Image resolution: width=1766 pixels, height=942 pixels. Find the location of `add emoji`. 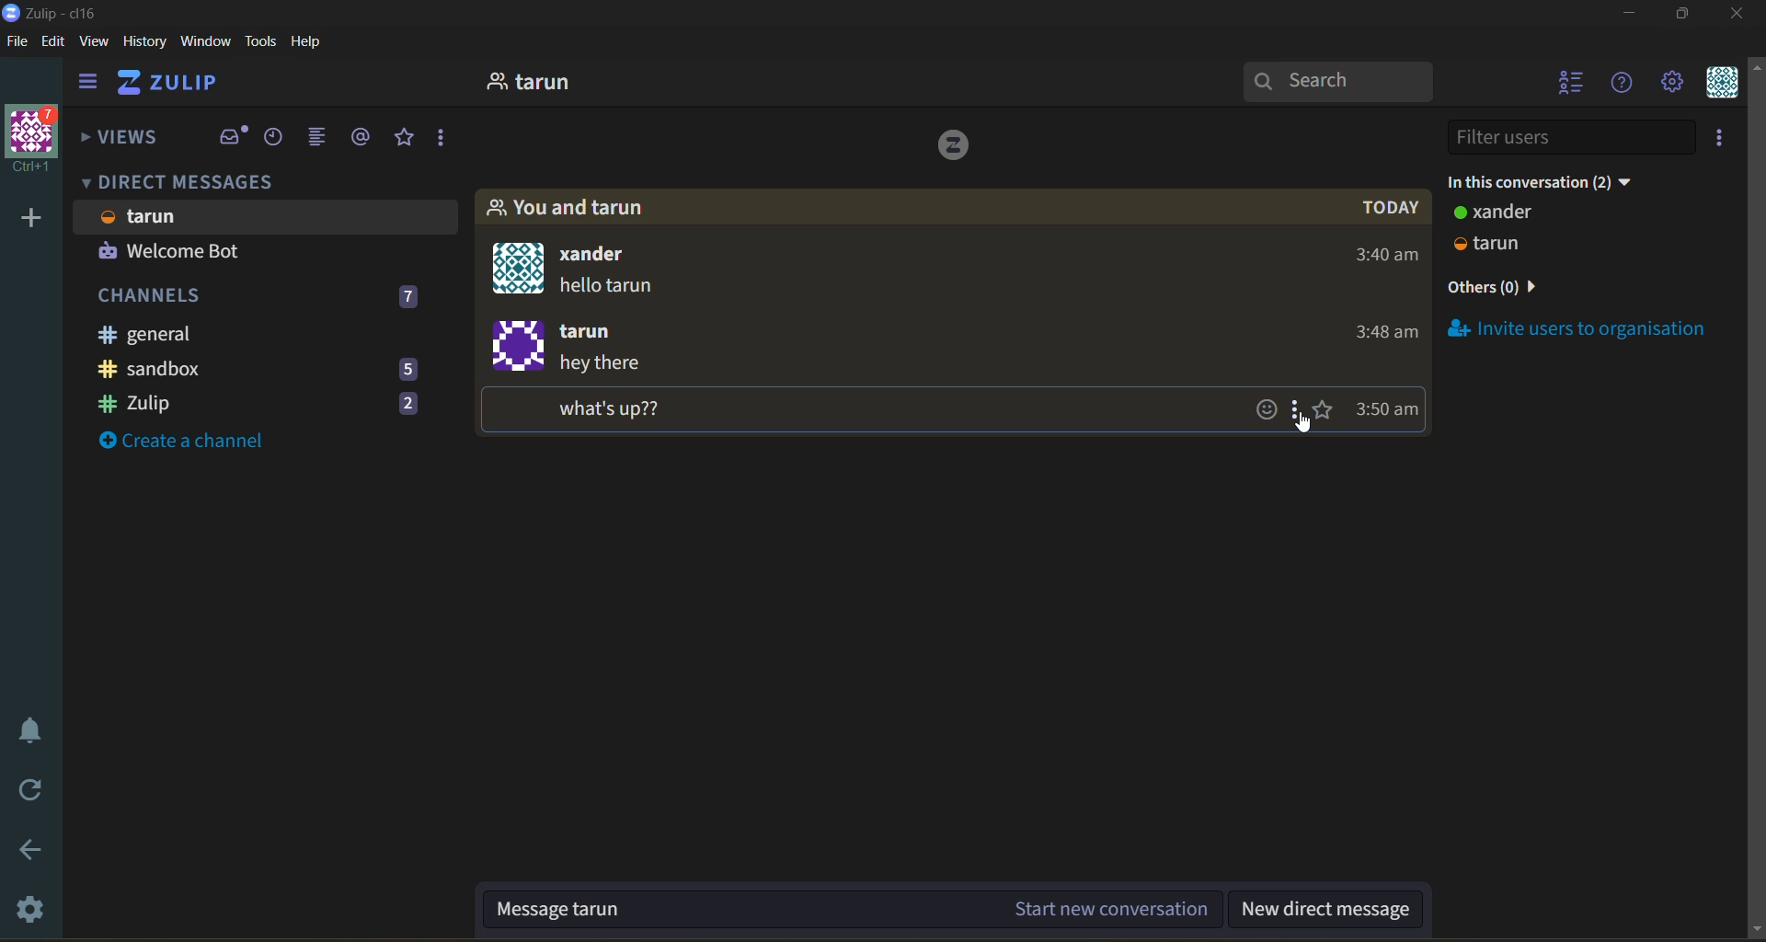

add emoji is located at coordinates (1267, 409).